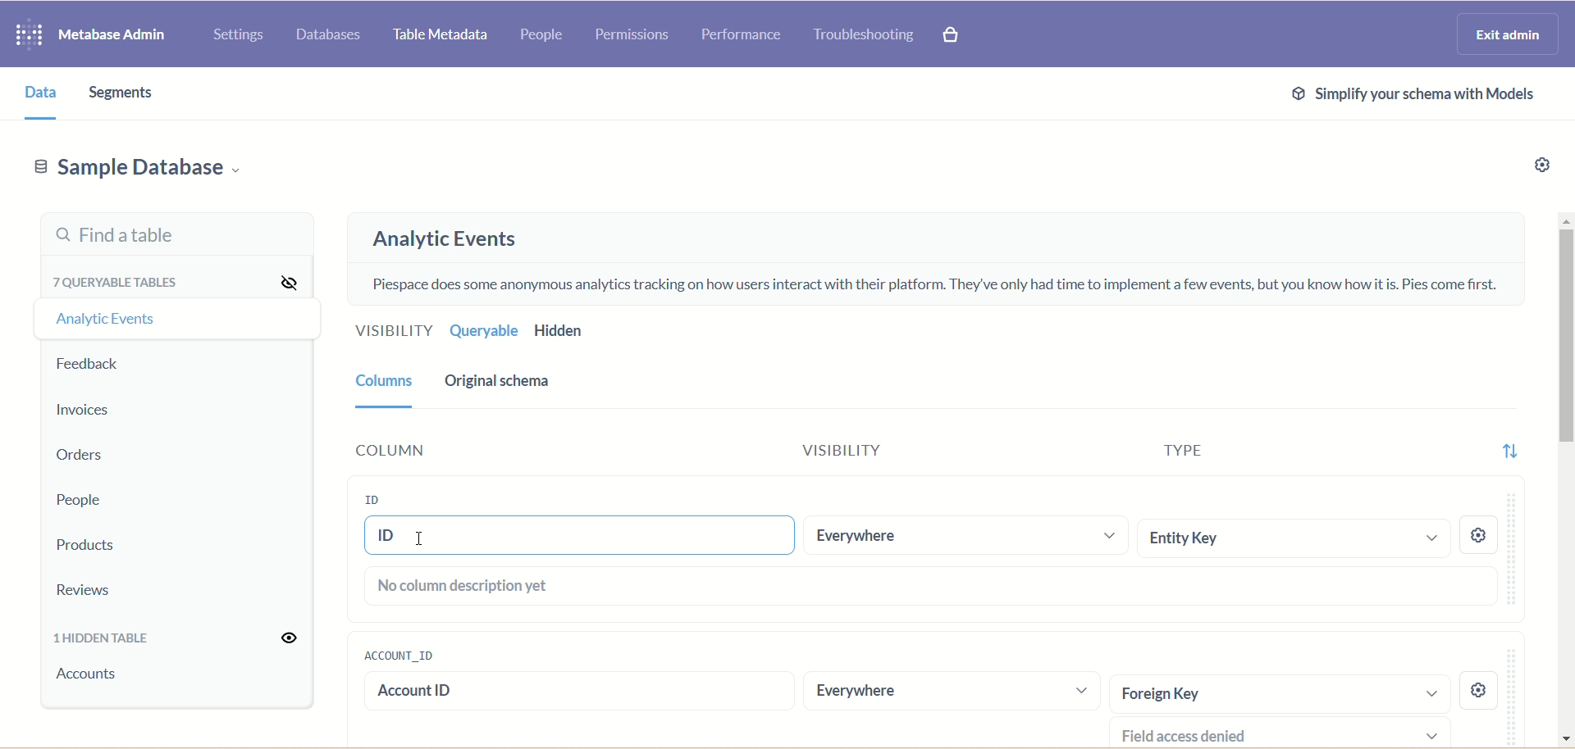  Describe the element at coordinates (540, 691) in the screenshot. I see `account id` at that location.